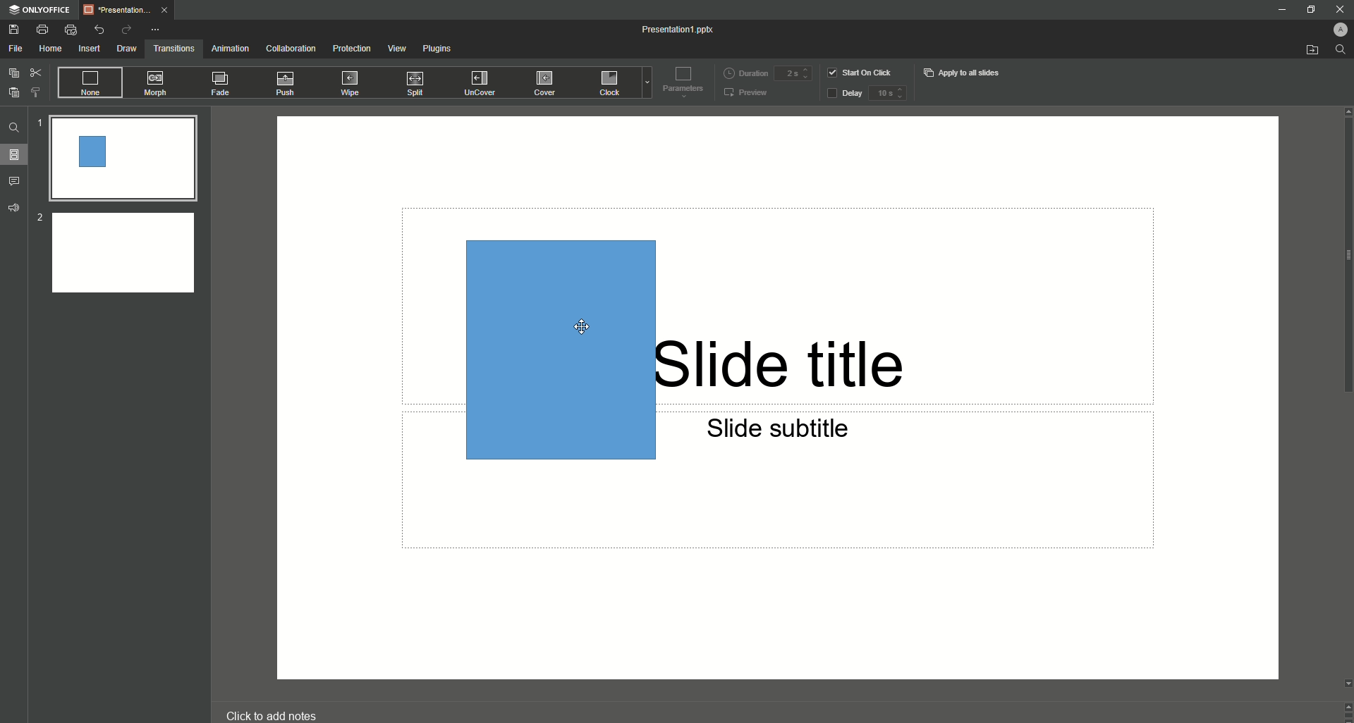 The image size is (1354, 723). Describe the element at coordinates (42, 29) in the screenshot. I see `Print` at that location.